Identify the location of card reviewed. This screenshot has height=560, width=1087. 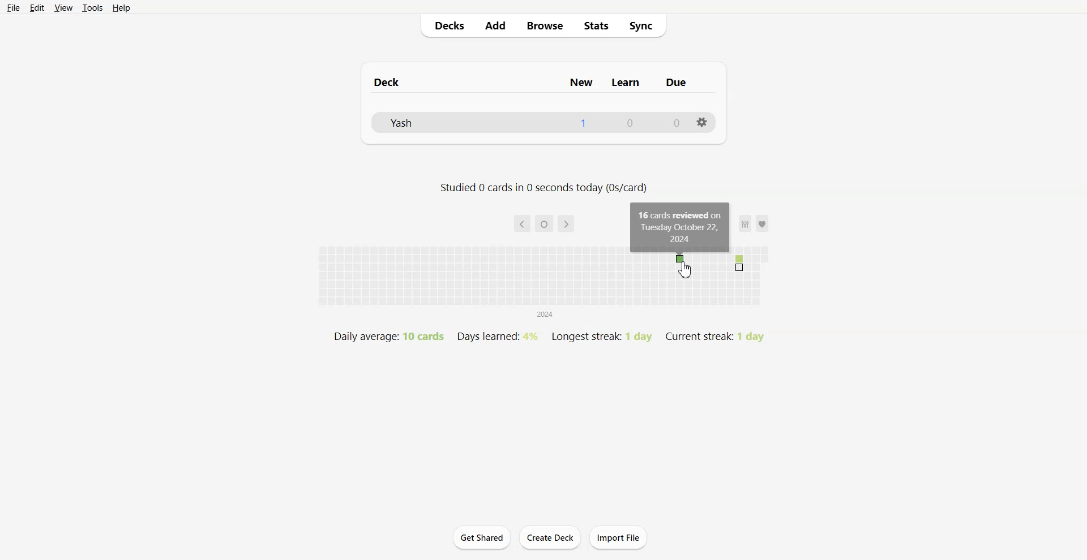
(679, 259).